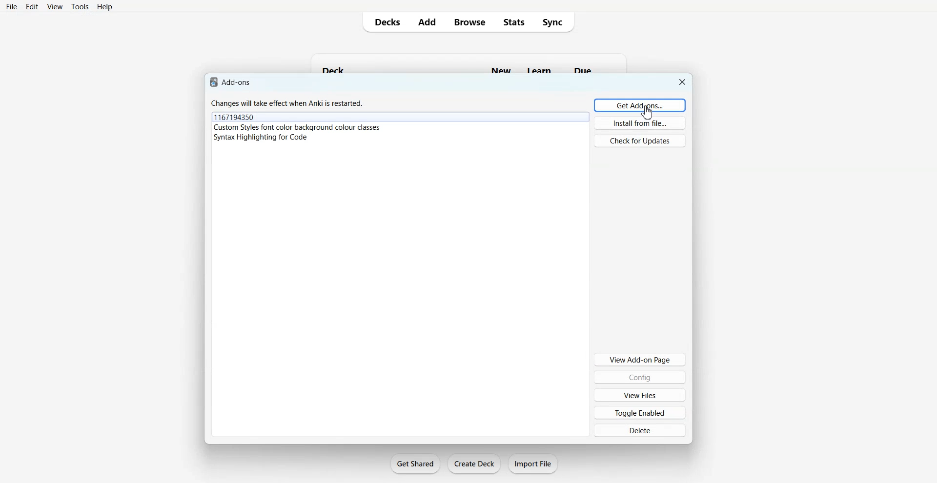 The height and width of the screenshot is (483, 937). Describe the element at coordinates (533, 463) in the screenshot. I see `Import File` at that location.